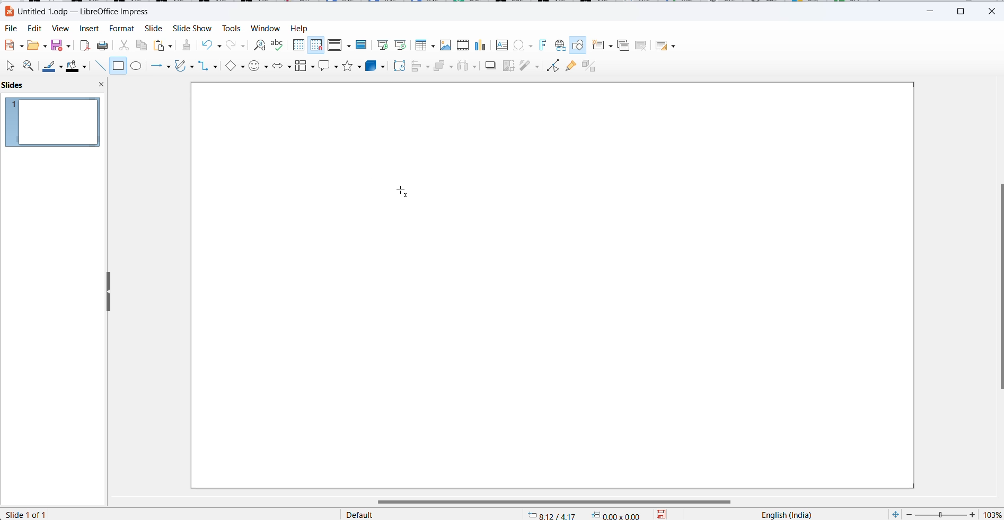  Describe the element at coordinates (664, 514) in the screenshot. I see `save options` at that location.